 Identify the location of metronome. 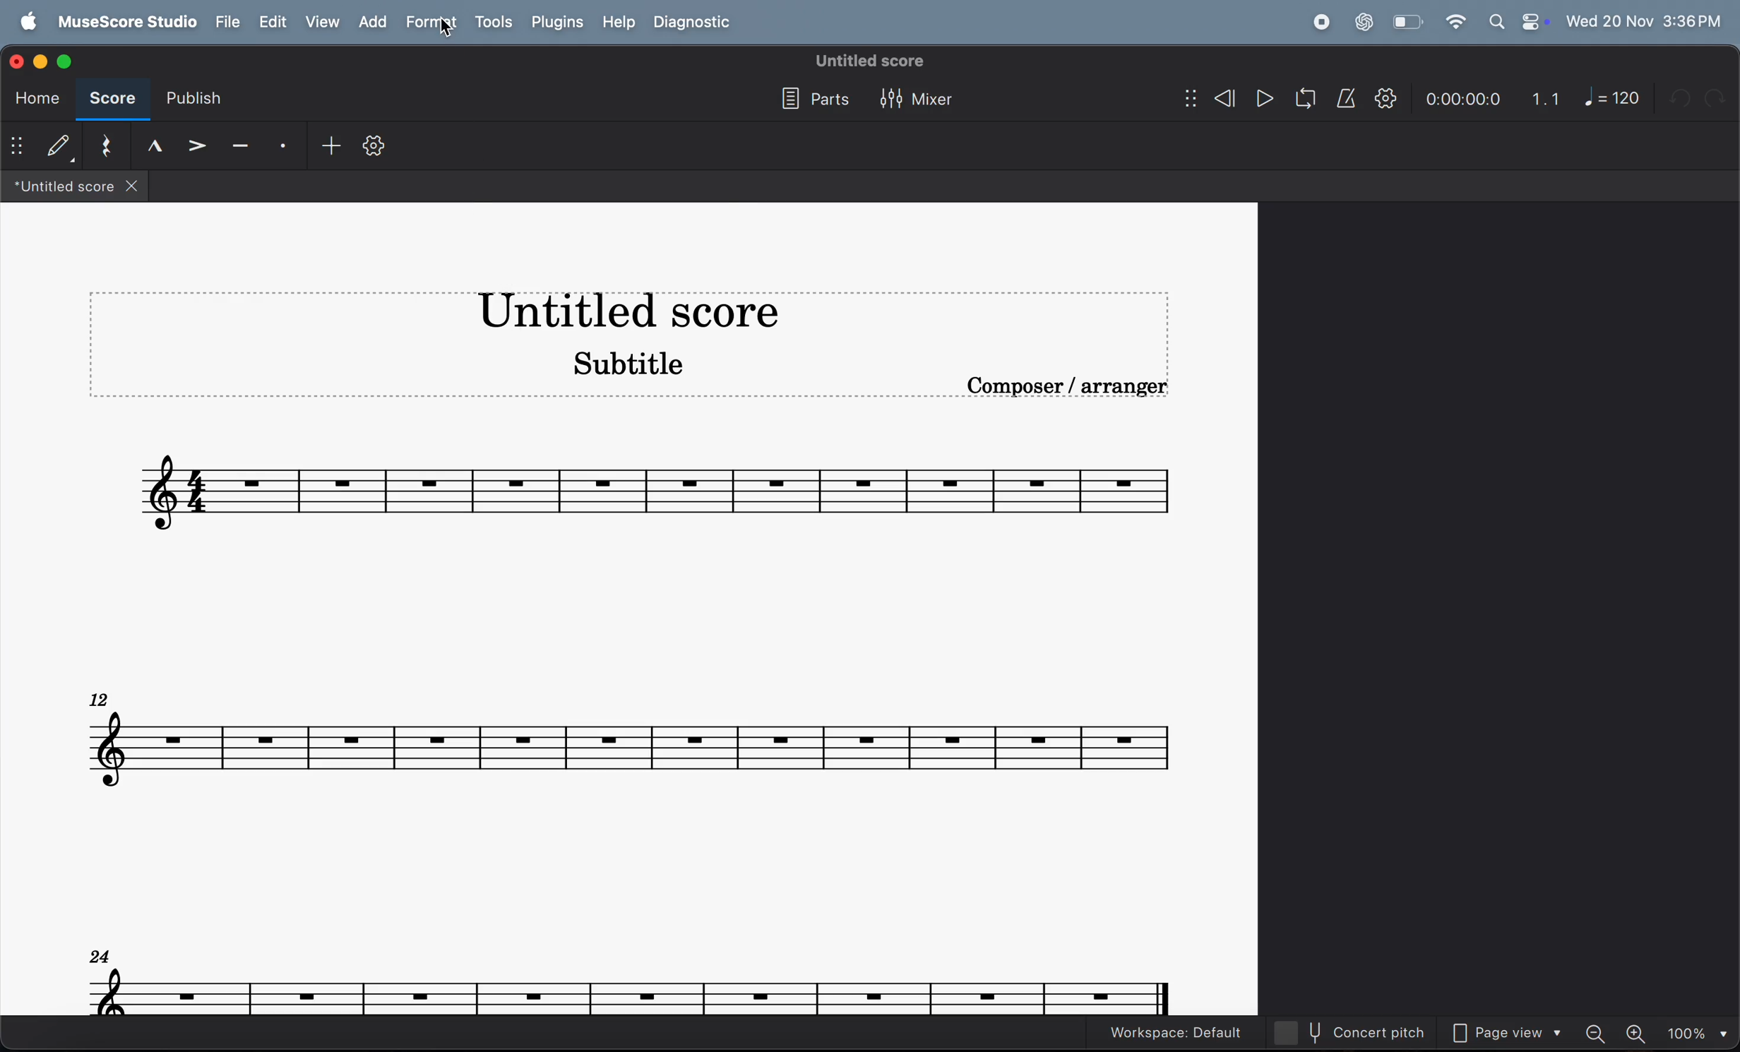
(1348, 99).